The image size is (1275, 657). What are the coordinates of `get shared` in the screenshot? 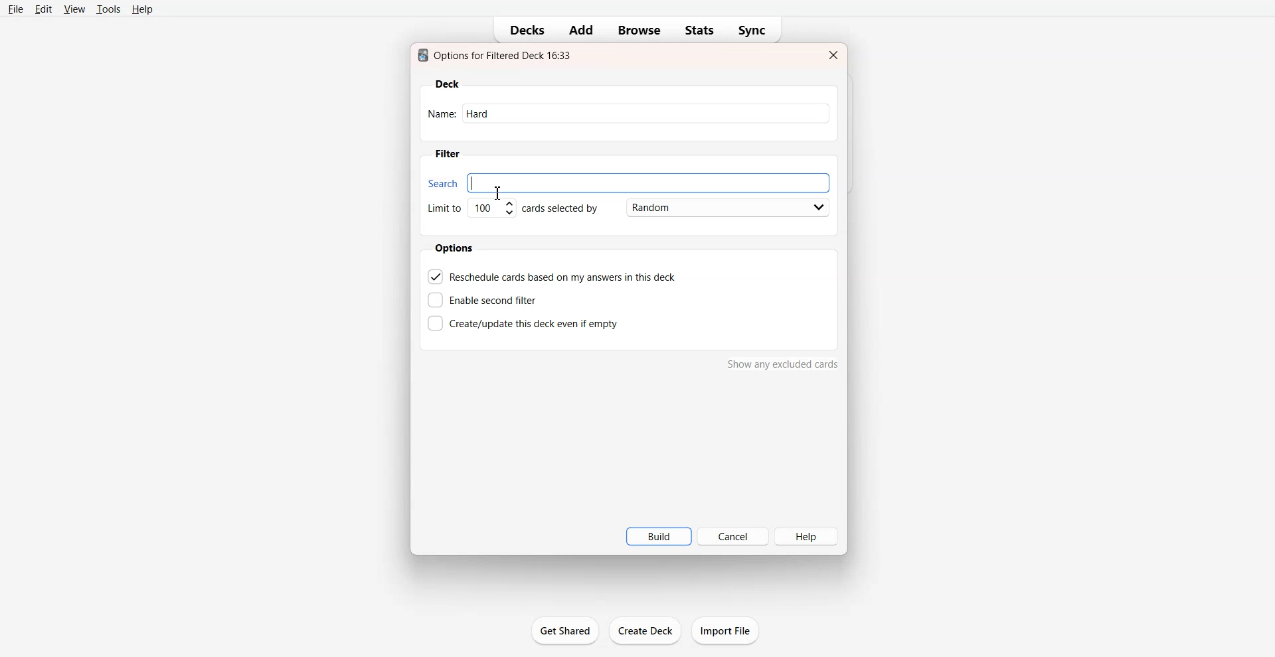 It's located at (567, 632).